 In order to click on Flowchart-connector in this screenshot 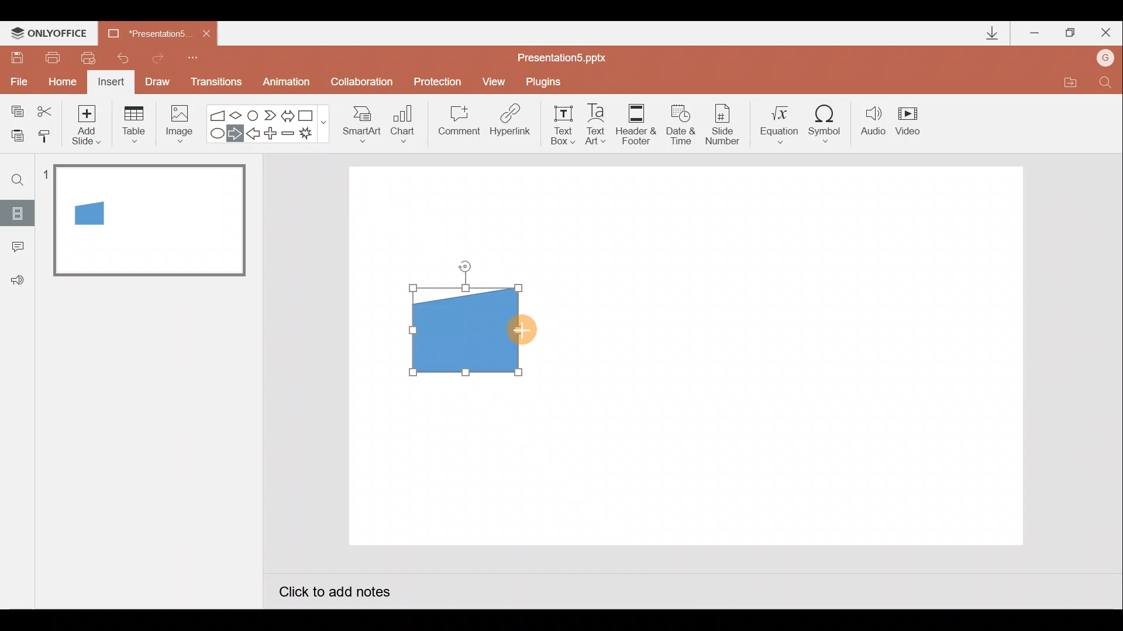, I will do `click(254, 115)`.